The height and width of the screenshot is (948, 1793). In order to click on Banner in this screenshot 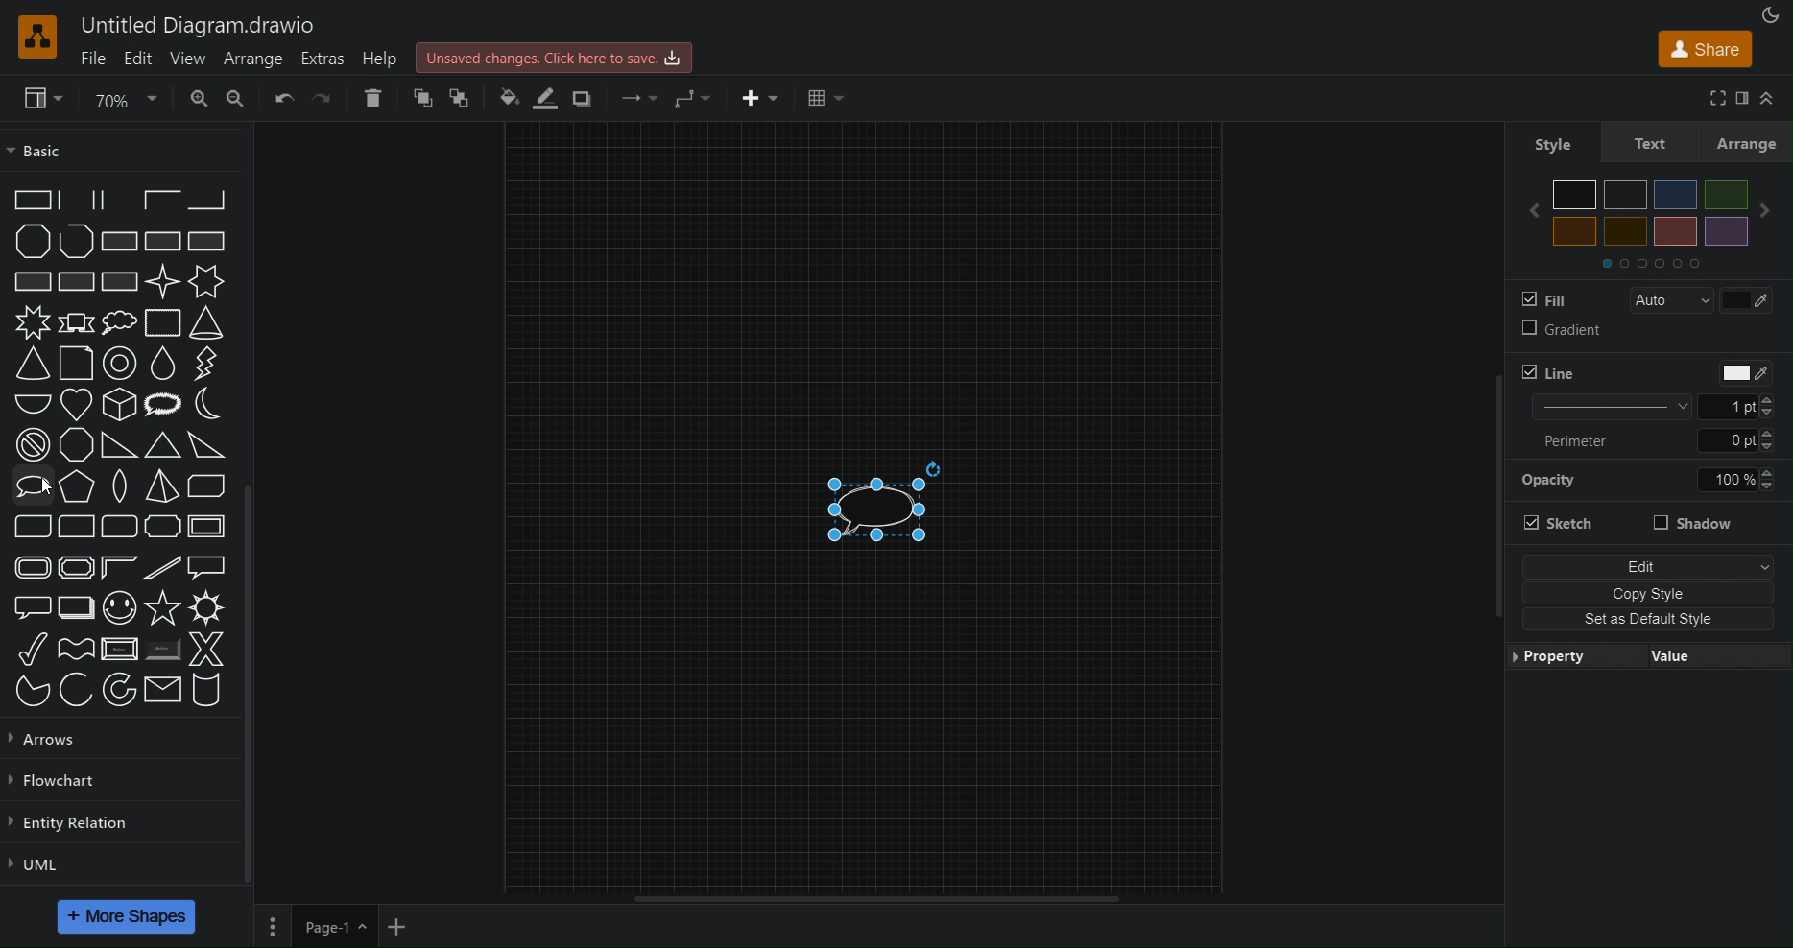, I will do `click(76, 322)`.